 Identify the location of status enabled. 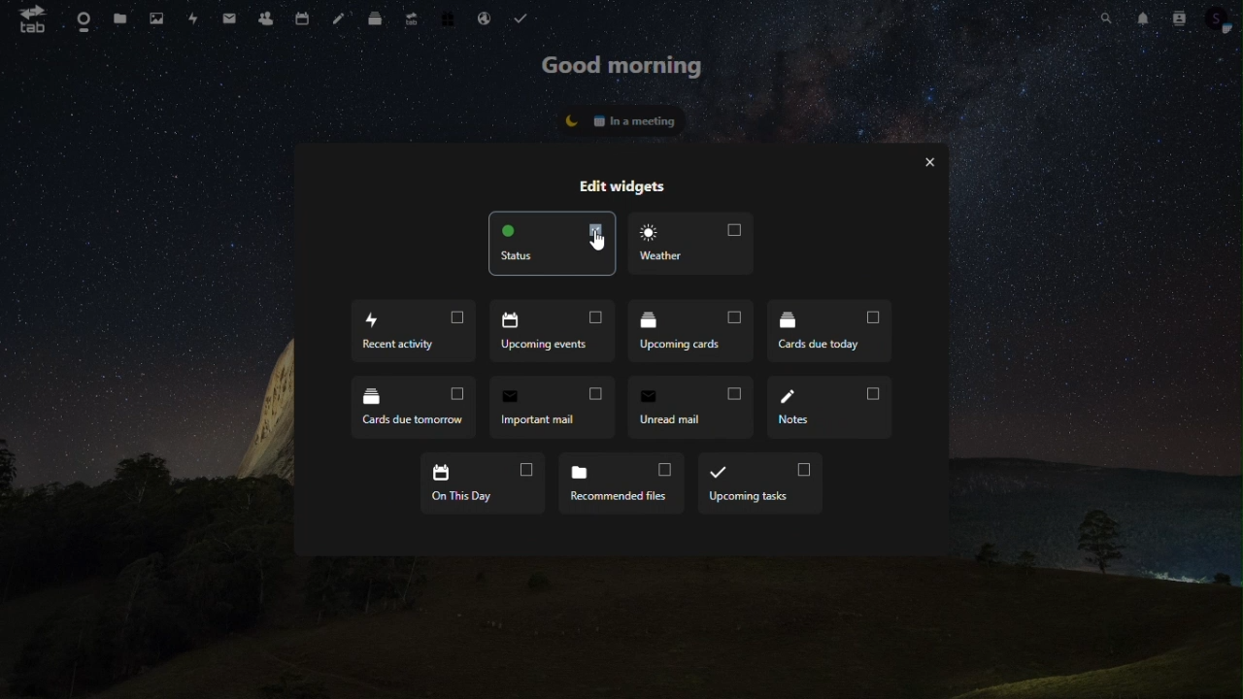
(550, 245).